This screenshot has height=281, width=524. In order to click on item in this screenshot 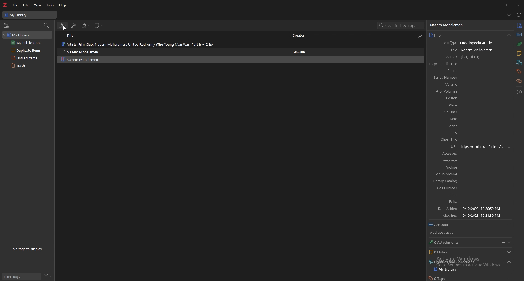, I will do `click(171, 60)`.